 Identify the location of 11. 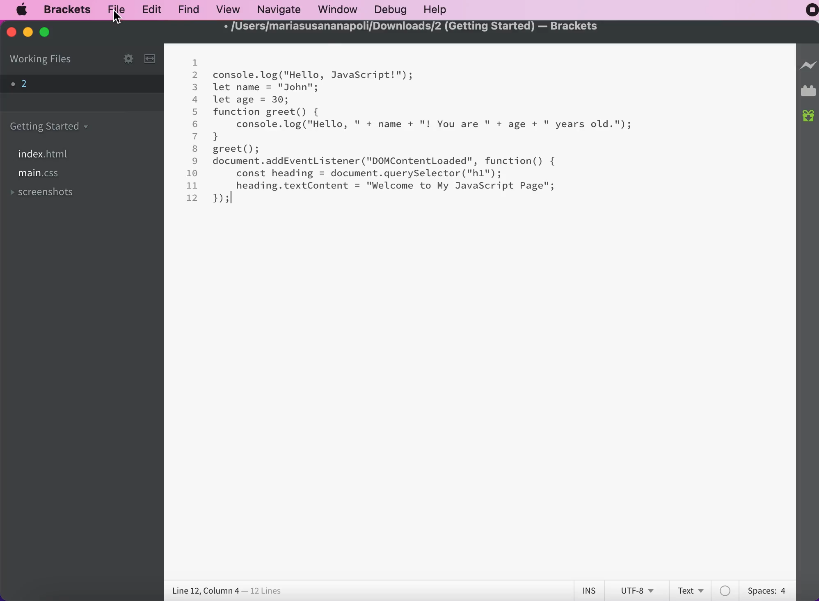
(192, 185).